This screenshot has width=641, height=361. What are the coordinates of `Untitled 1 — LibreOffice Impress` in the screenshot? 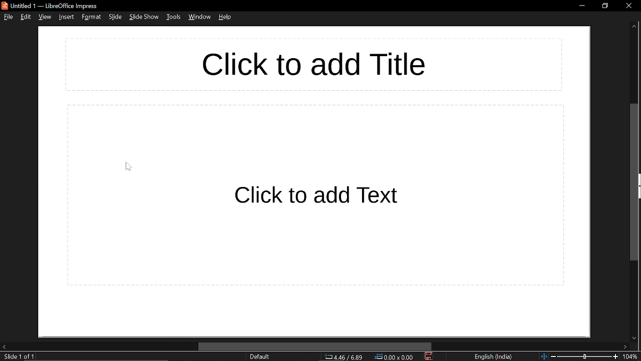 It's located at (49, 5).